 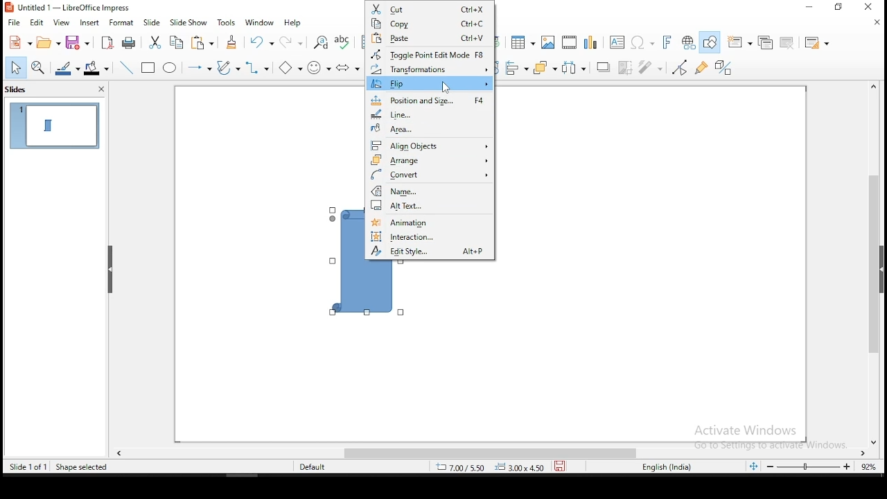 I want to click on name, so click(x=429, y=191).